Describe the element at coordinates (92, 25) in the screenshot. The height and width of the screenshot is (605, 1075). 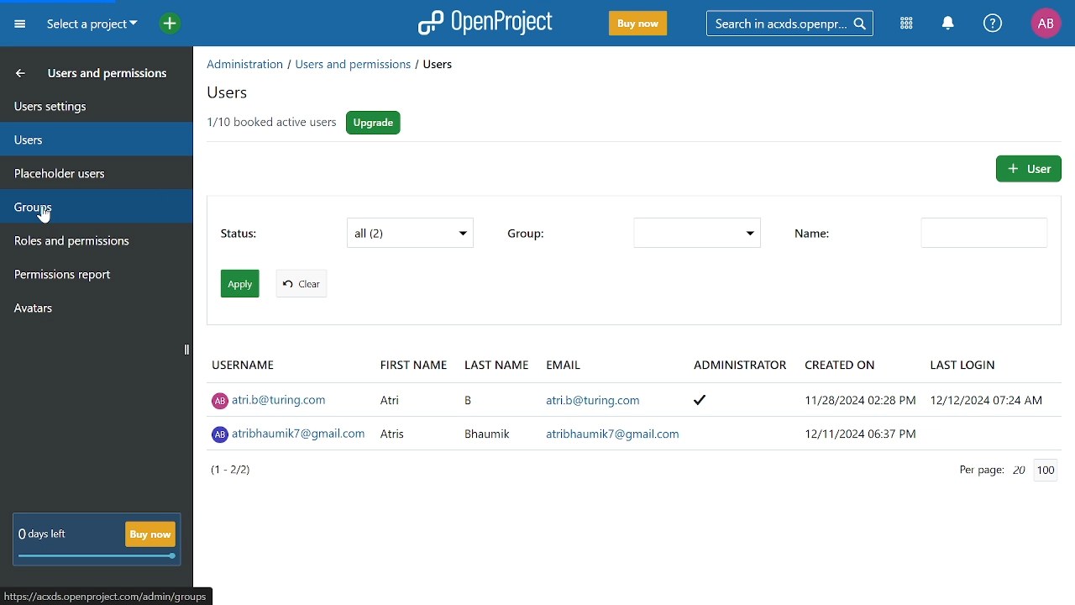
I see `Current project` at that location.